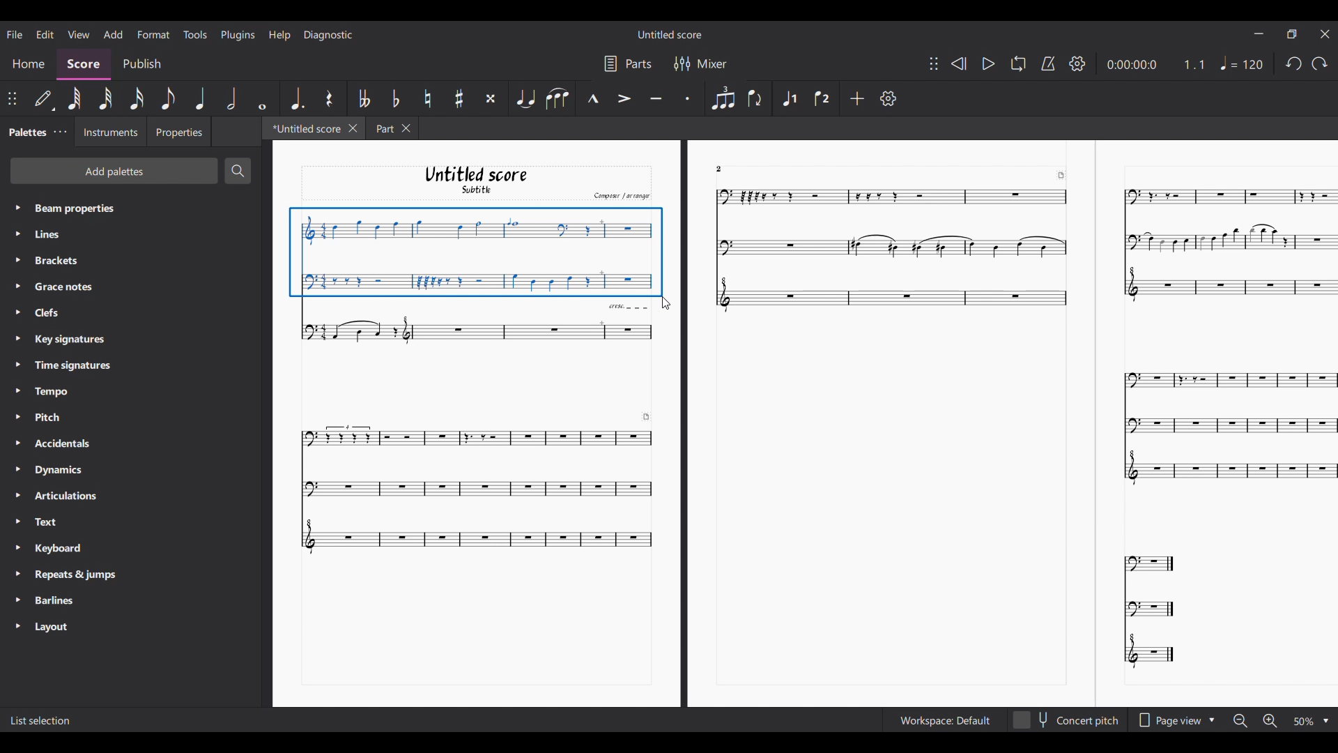 This screenshot has height=753, width=1338. I want to click on Add, so click(113, 35).